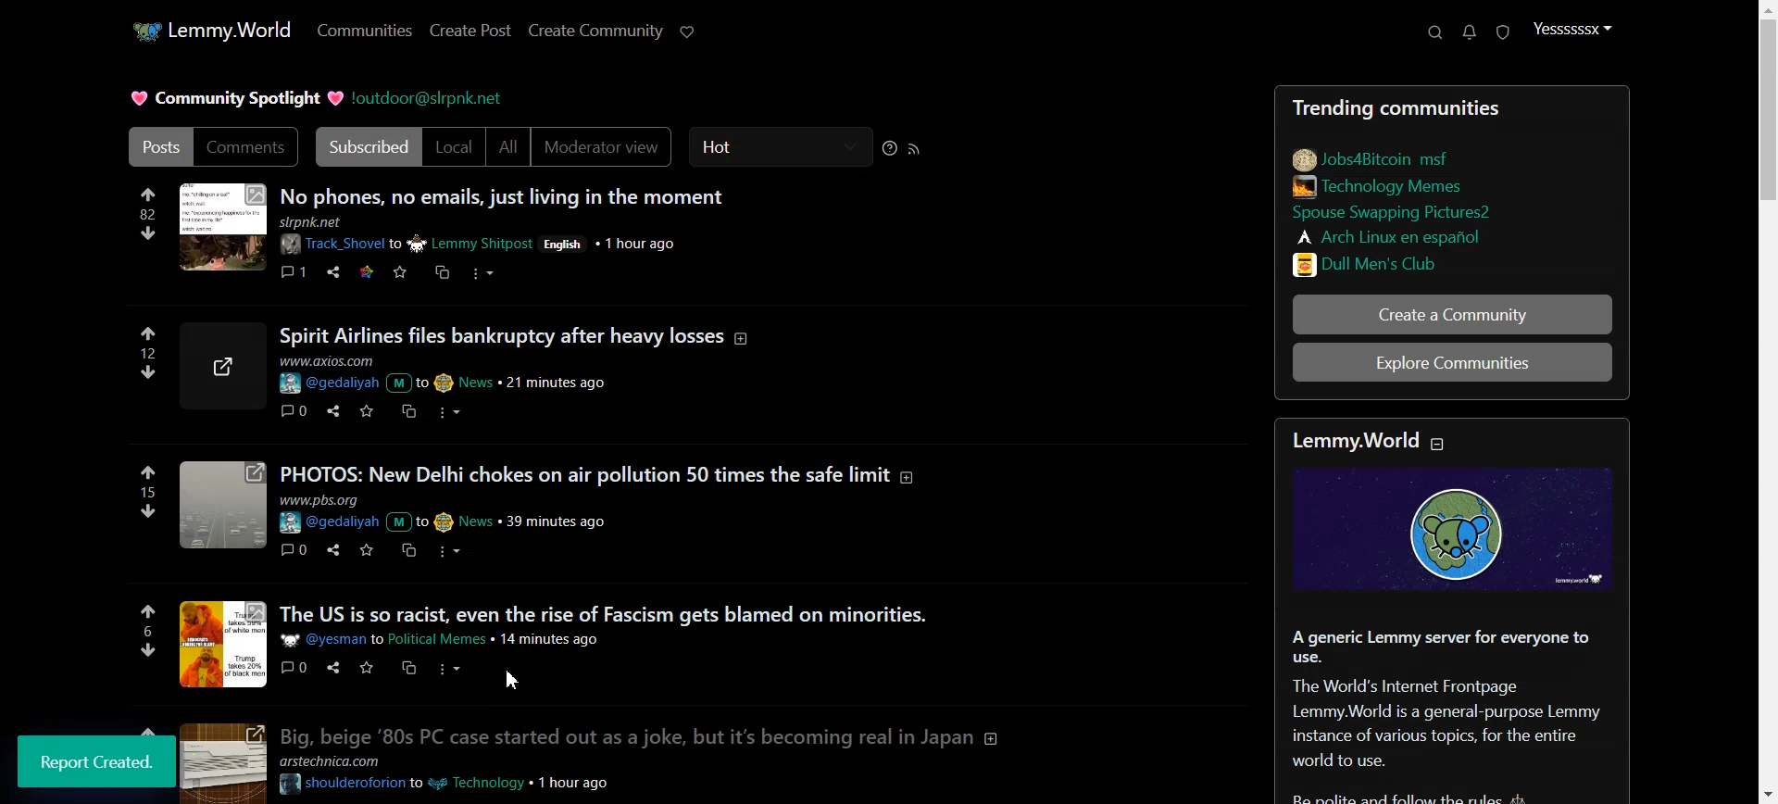  I want to click on cross post, so click(441, 271).